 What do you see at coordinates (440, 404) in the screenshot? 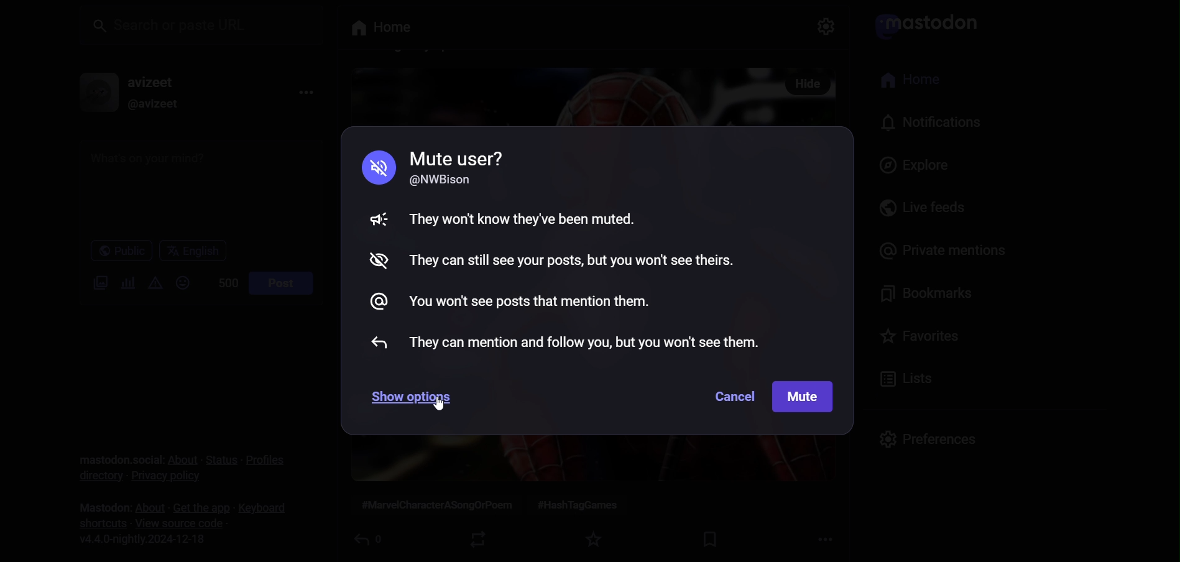
I see `cursor` at bounding box center [440, 404].